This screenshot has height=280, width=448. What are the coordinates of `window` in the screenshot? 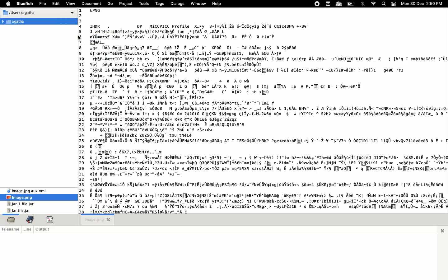 It's located at (199, 3).